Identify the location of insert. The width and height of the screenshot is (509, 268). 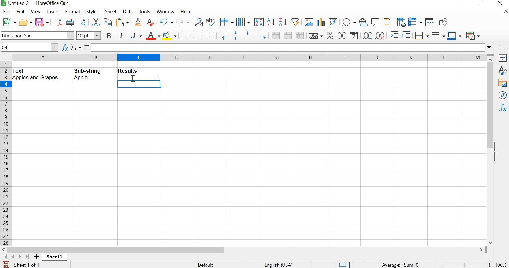
(53, 12).